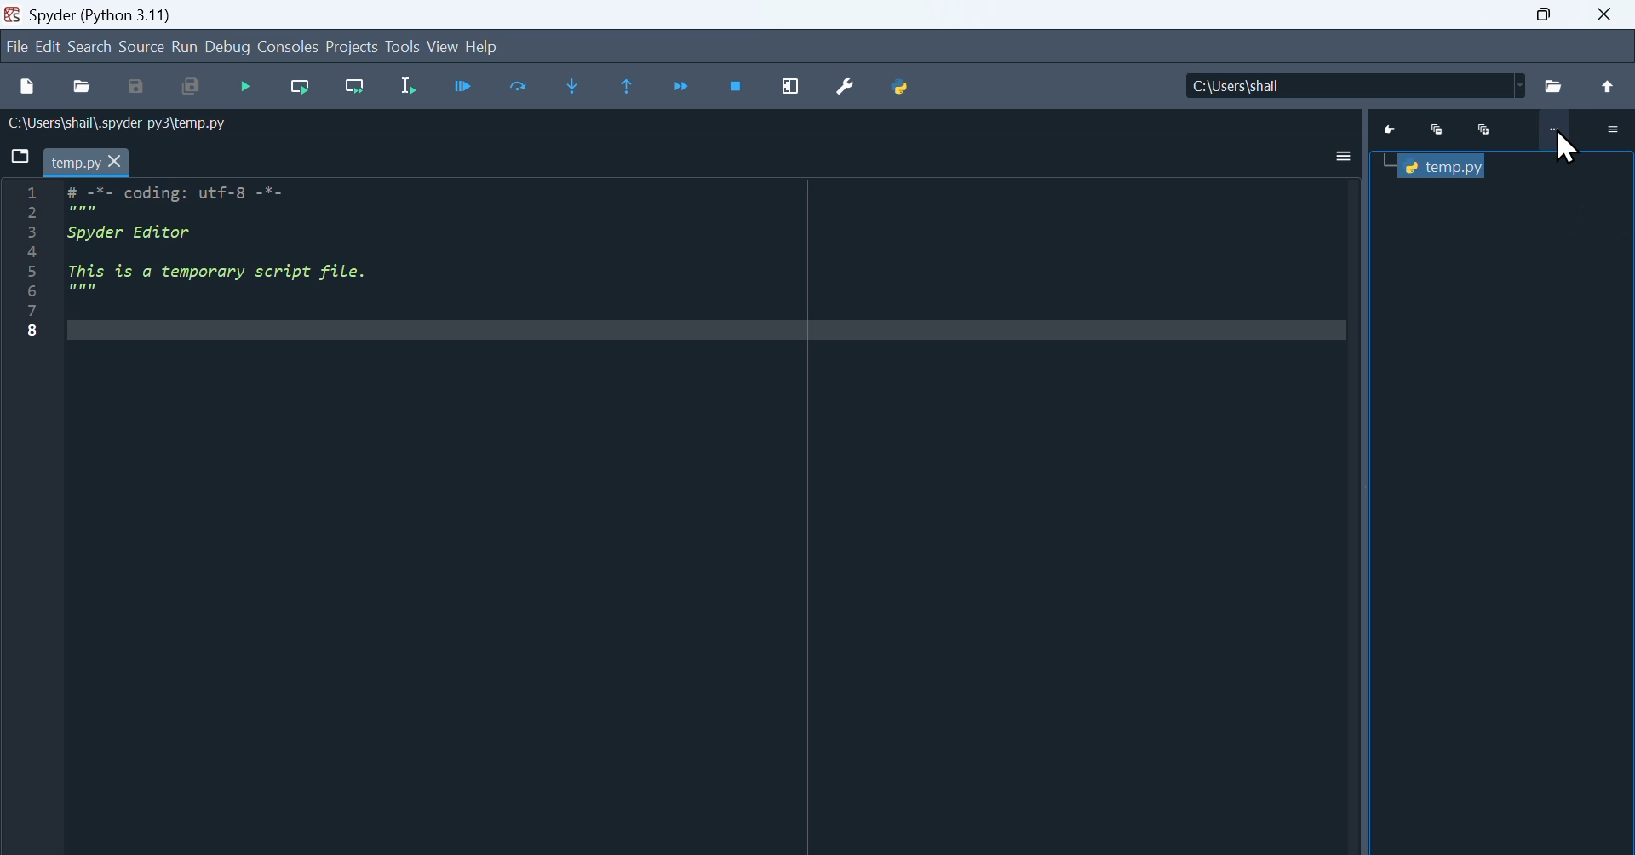 The height and width of the screenshot is (855, 1635). What do you see at coordinates (355, 88) in the screenshot?
I see `Run current cell go to next one` at bounding box center [355, 88].